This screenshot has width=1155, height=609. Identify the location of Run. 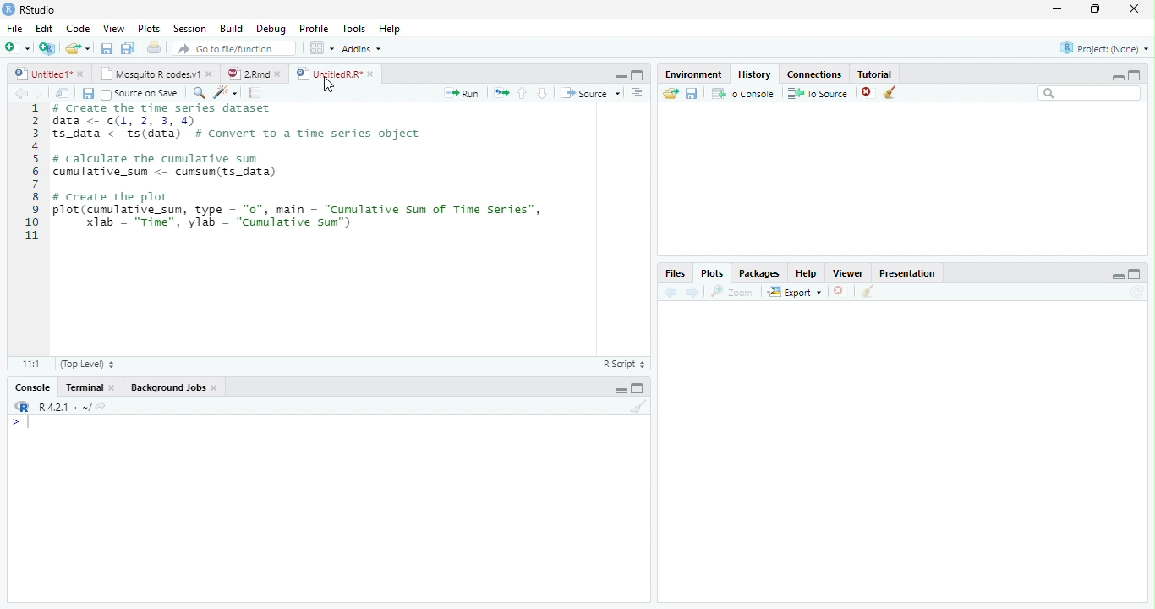
(459, 94).